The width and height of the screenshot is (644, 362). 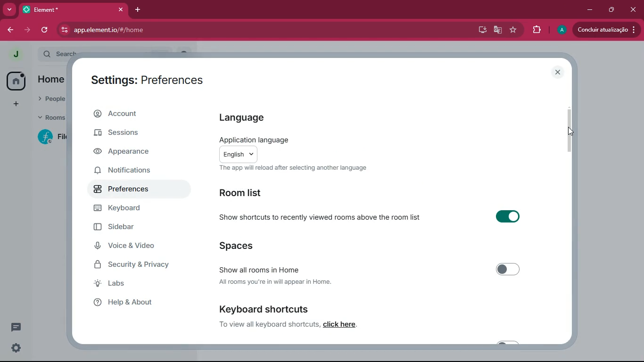 What do you see at coordinates (367, 269) in the screenshot?
I see `Show all rooms in Home` at bounding box center [367, 269].